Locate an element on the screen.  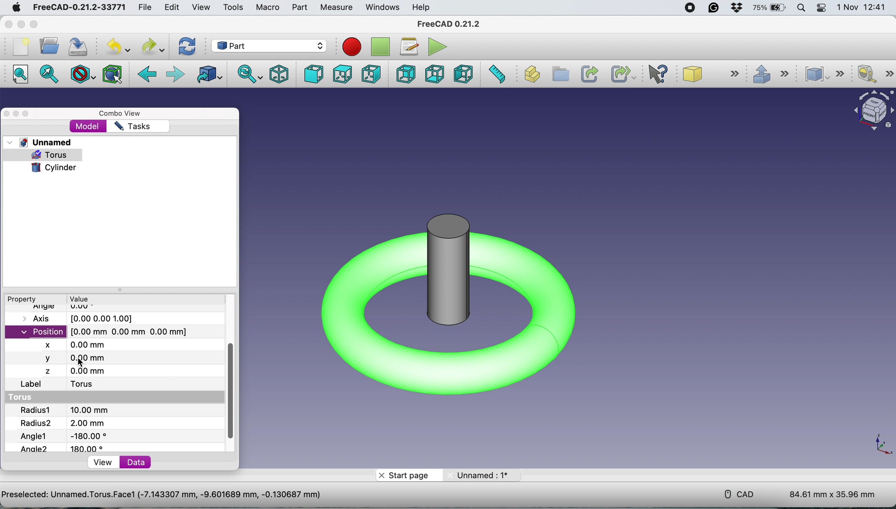
file is located at coordinates (145, 8).